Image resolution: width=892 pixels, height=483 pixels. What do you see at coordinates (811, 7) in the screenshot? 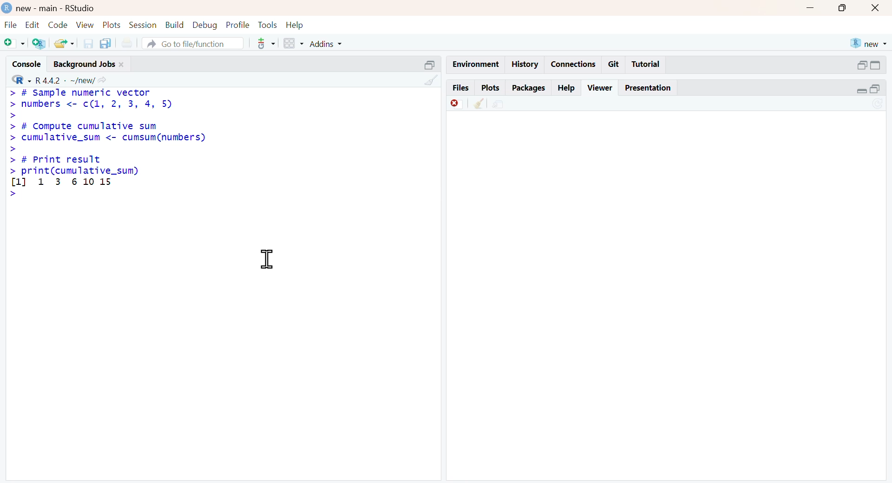
I see `minimize` at bounding box center [811, 7].